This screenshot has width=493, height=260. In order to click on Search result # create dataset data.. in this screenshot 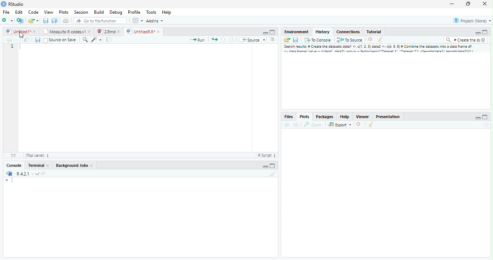, I will do `click(380, 49)`.